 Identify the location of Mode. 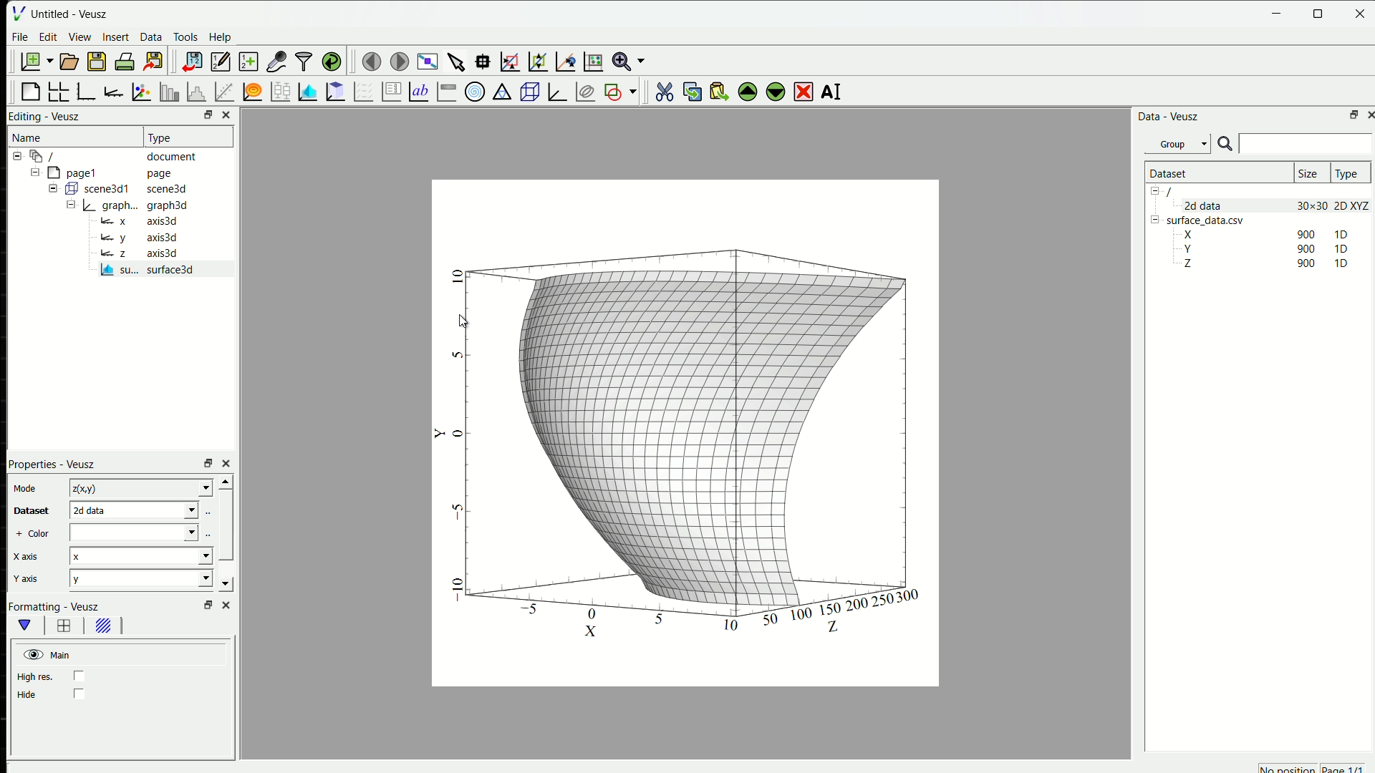
(26, 487).